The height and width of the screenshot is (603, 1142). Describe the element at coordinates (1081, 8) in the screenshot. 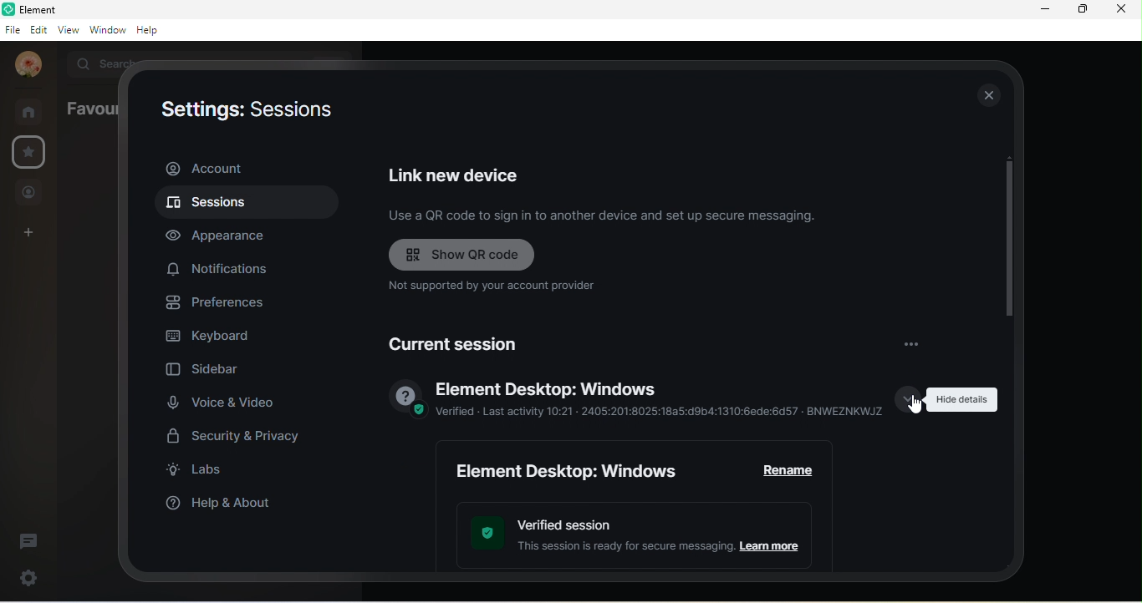

I see `maximize` at that location.